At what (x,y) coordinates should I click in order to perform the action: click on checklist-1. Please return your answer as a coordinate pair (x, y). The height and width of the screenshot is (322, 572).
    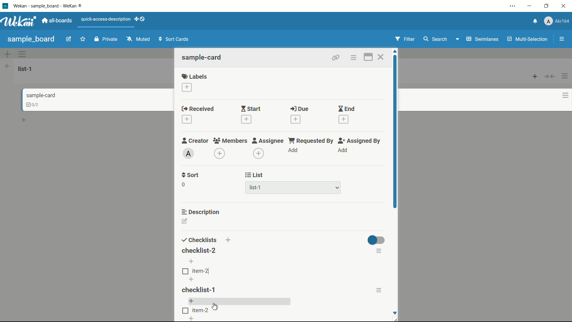
    Looking at the image, I should click on (199, 290).